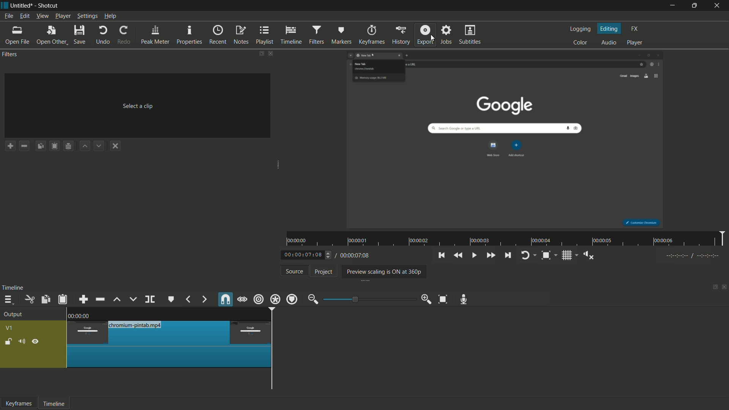 The height and width of the screenshot is (410, 729). I want to click on markers, so click(341, 35).